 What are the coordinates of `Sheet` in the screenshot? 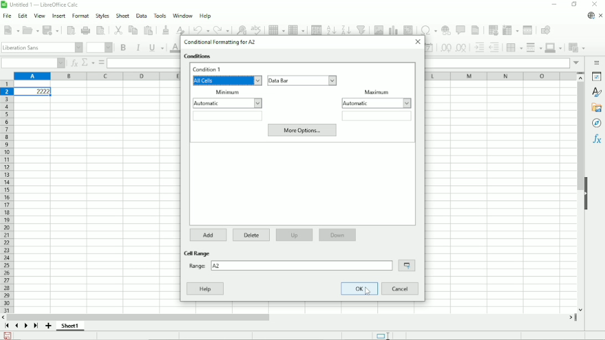 It's located at (122, 16).